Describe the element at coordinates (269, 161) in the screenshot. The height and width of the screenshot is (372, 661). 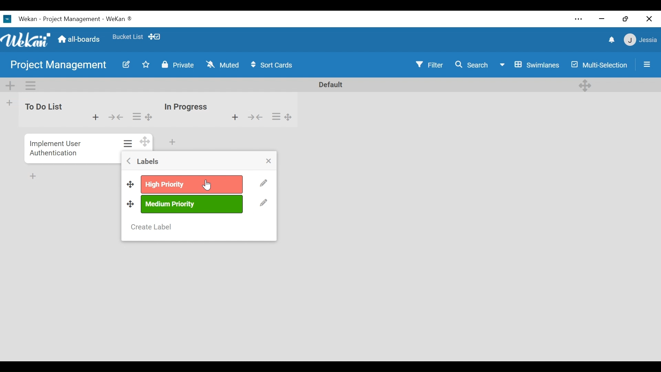
I see `close` at that location.